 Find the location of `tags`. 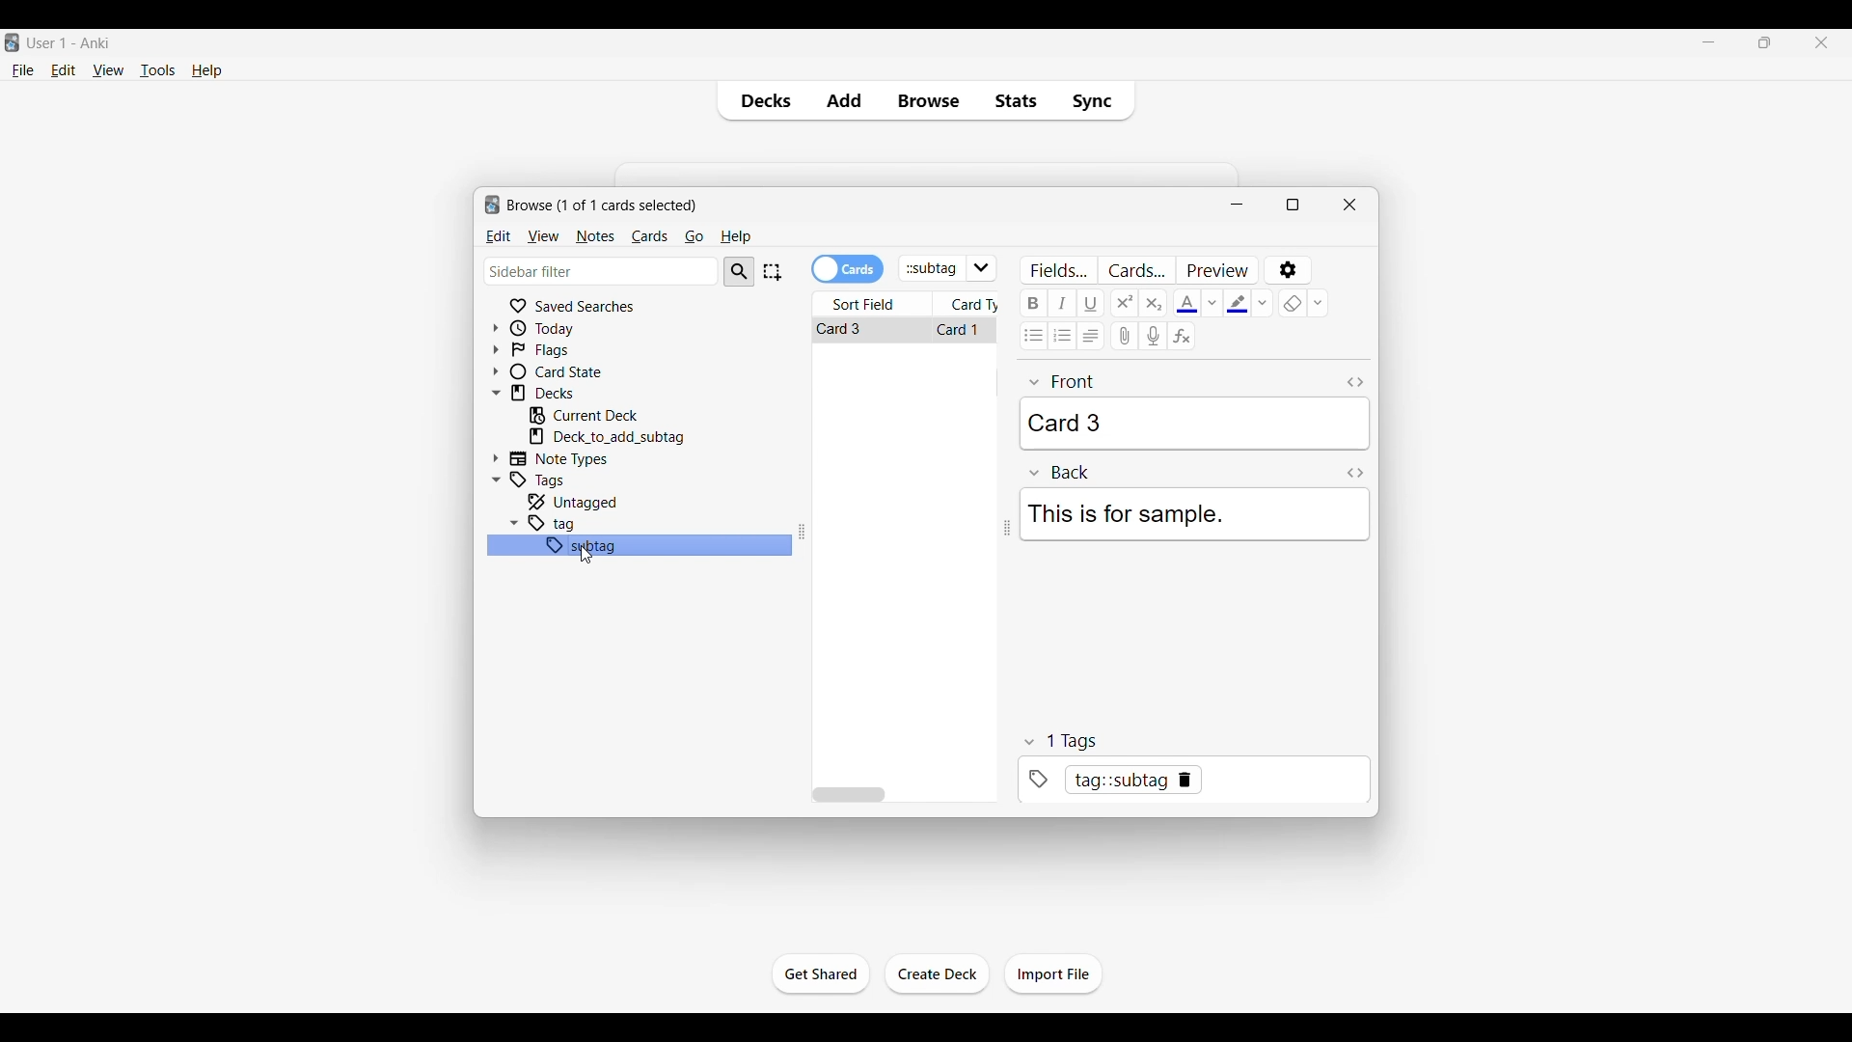

tags is located at coordinates (1068, 740).